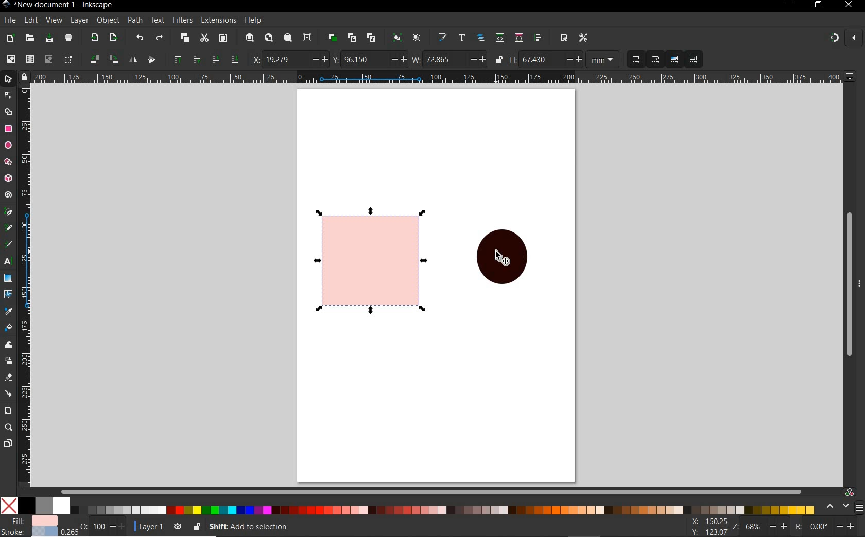 This screenshot has height=537, width=865. What do you see at coordinates (390, 528) in the screenshot?
I see `no object selected` at bounding box center [390, 528].